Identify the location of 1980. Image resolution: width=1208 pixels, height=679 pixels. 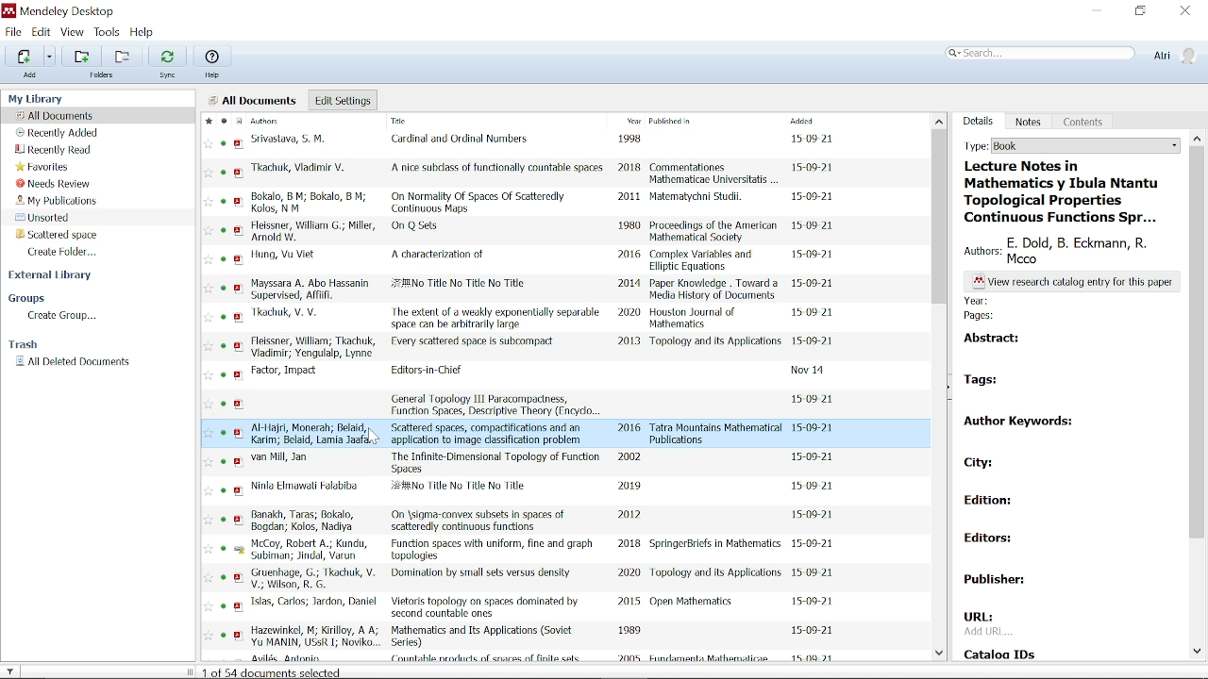
(630, 226).